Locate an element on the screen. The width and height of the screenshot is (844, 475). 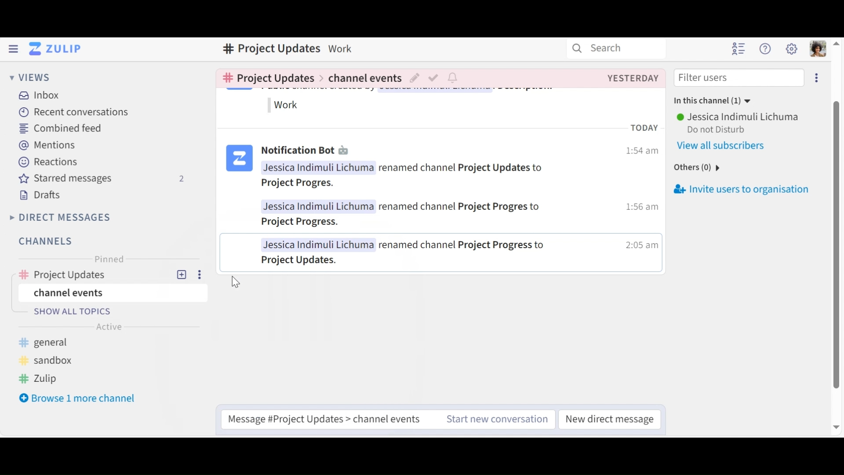
Combined feed is located at coordinates (59, 128).